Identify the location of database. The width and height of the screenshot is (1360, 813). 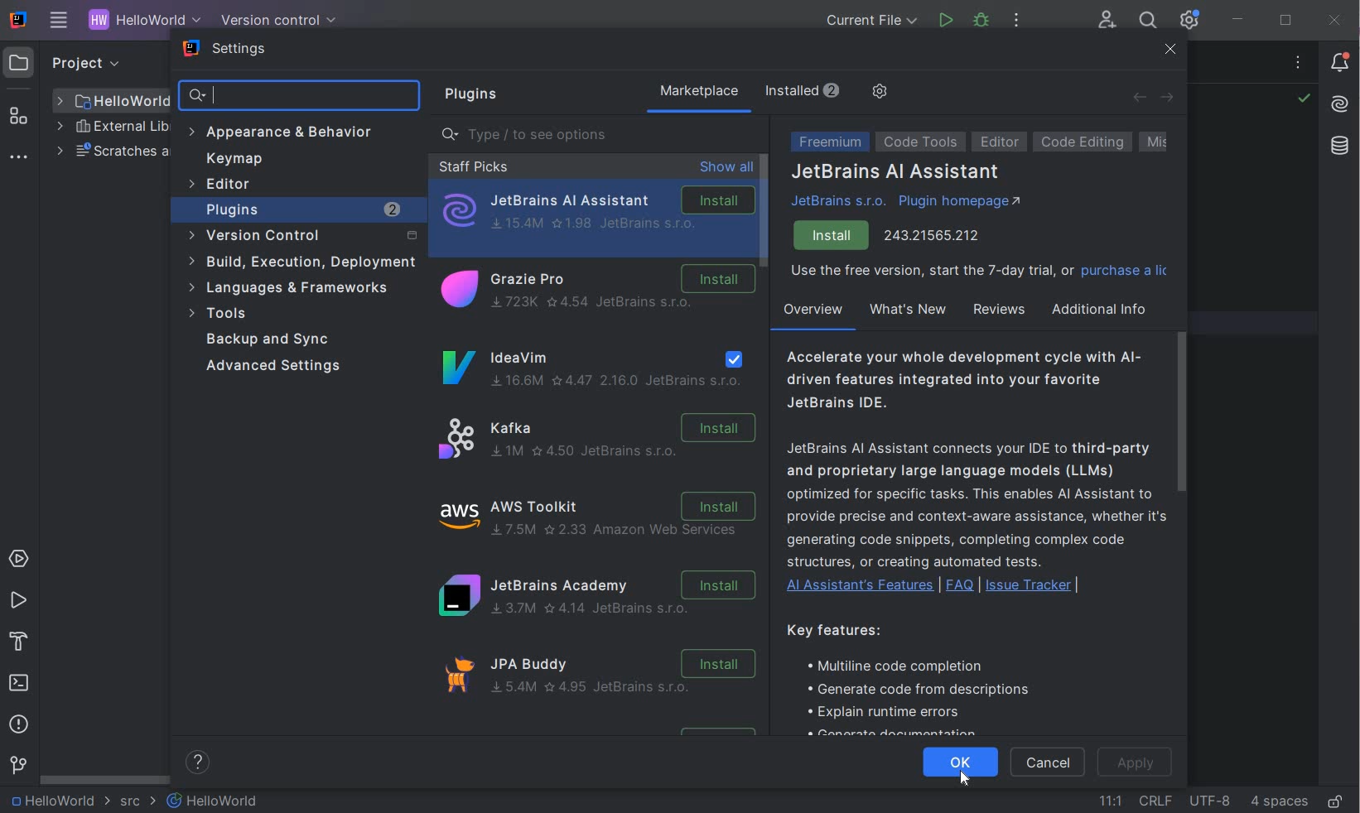
(1338, 148).